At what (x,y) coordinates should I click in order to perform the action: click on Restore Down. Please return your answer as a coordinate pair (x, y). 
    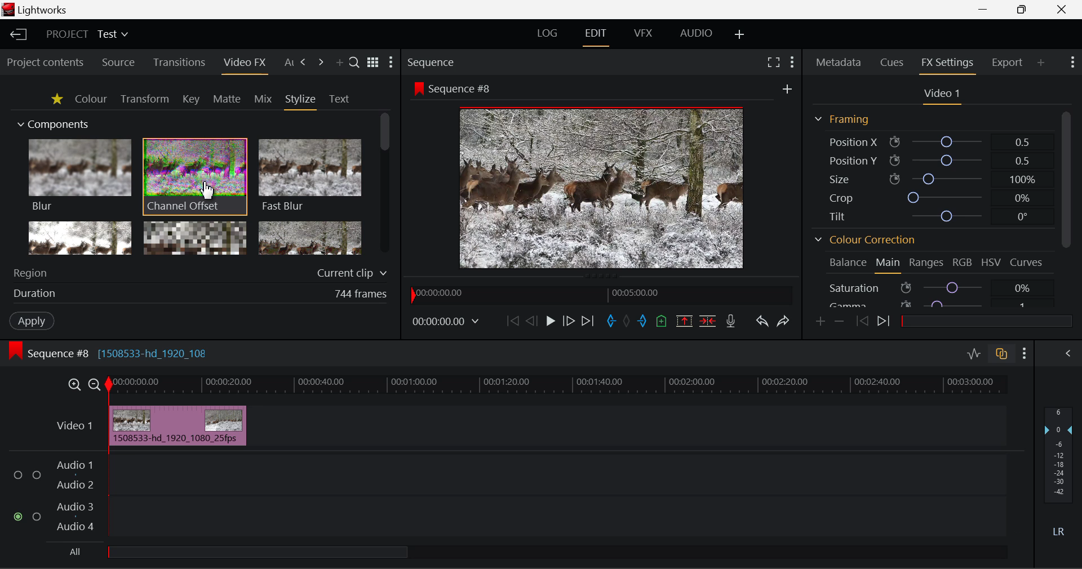
    Looking at the image, I should click on (987, 10).